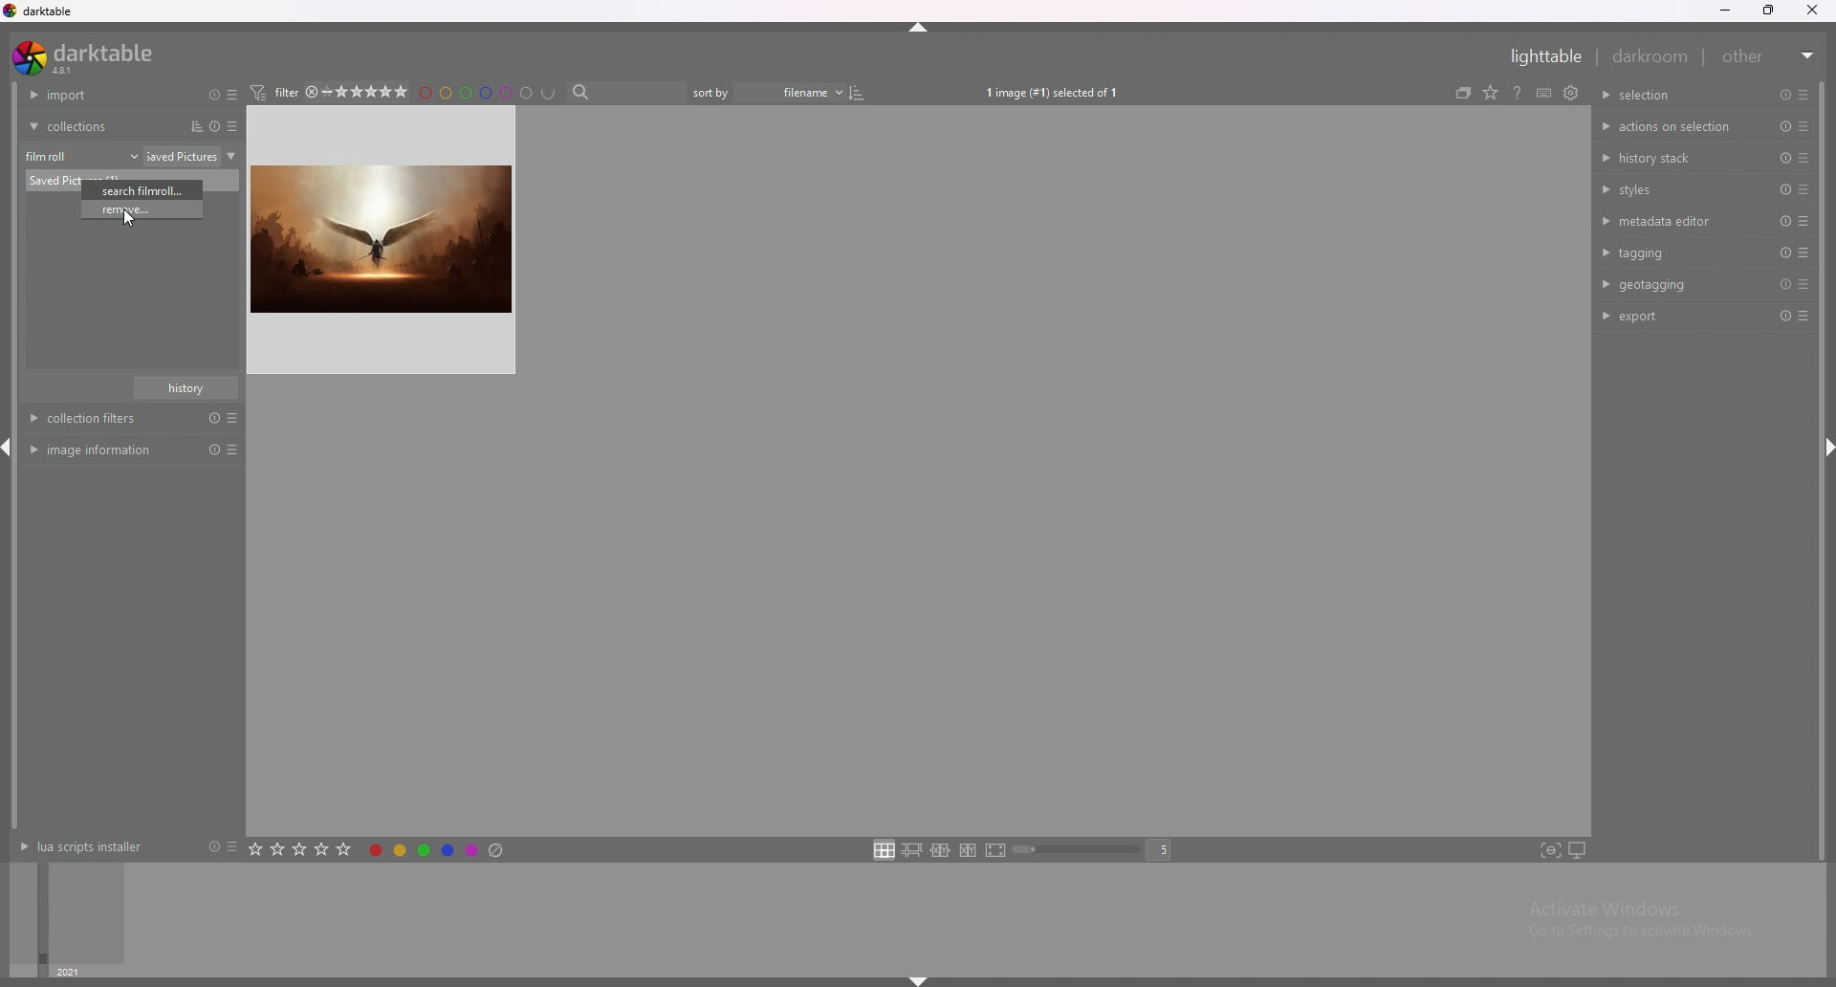  I want to click on presets, so click(1803, 158).